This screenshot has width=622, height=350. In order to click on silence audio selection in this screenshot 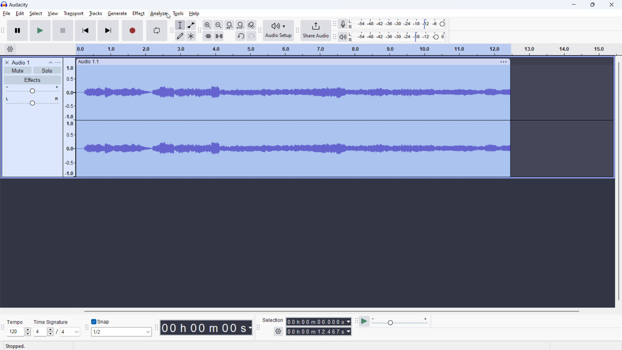, I will do `click(219, 36)`.